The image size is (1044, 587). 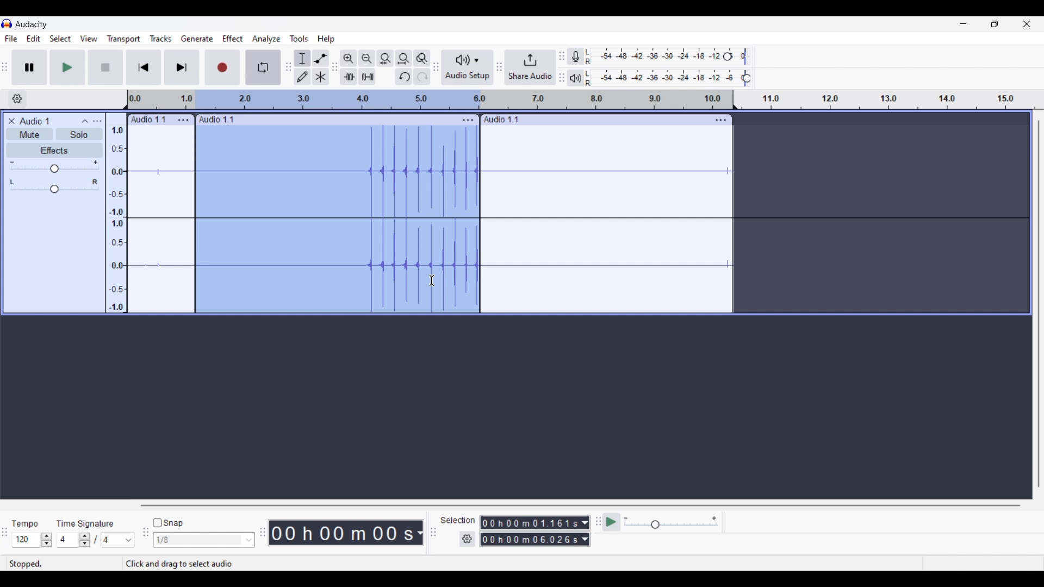 I want to click on Name of audio track, so click(x=35, y=121).